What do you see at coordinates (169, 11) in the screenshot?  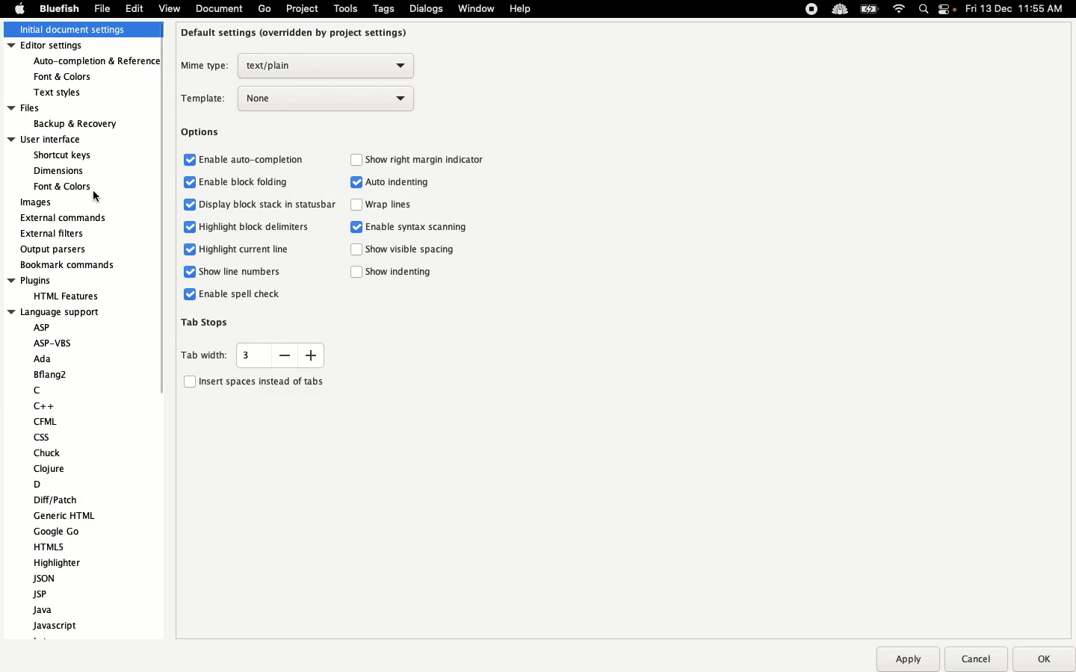 I see `view` at bounding box center [169, 11].